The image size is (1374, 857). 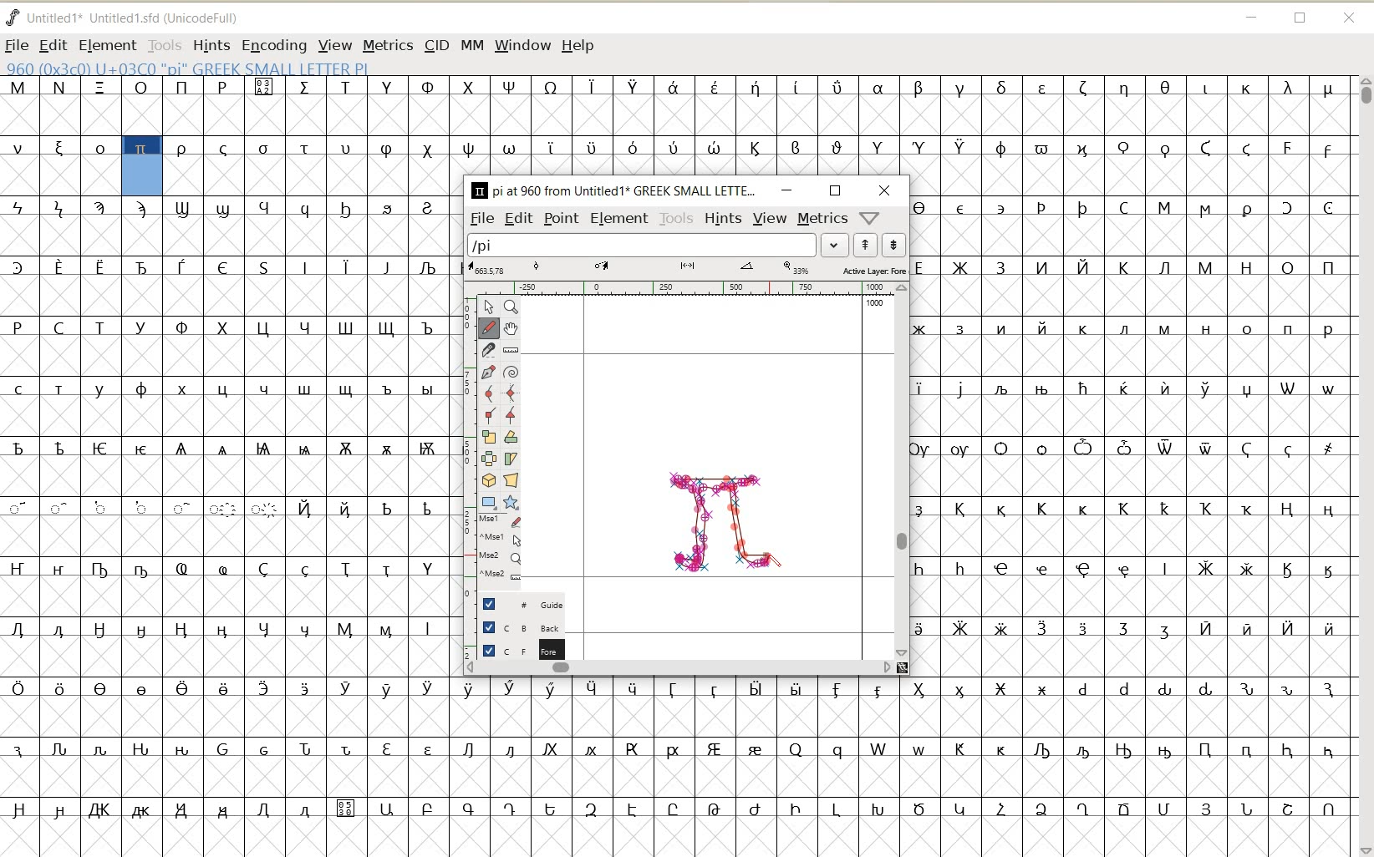 What do you see at coordinates (580, 44) in the screenshot?
I see `HELP` at bounding box center [580, 44].